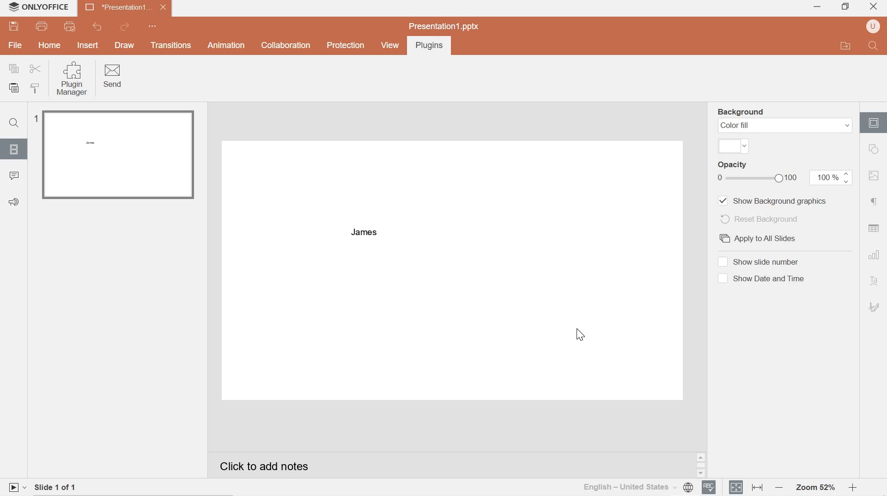 This screenshot has height=496, width=887. What do you see at coordinates (13, 7) in the screenshot?
I see `system logo` at bounding box center [13, 7].